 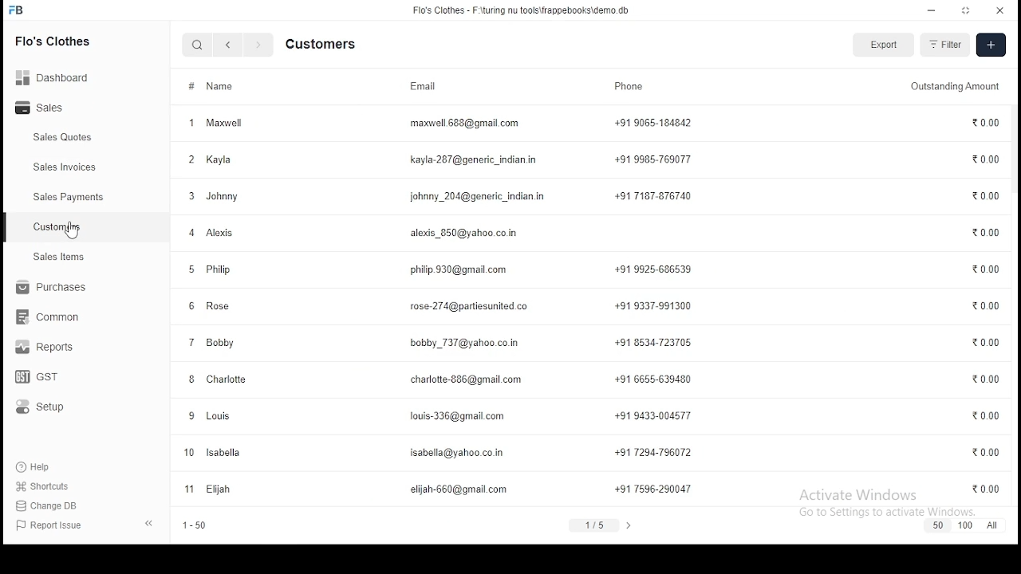 What do you see at coordinates (982, 231) in the screenshot?
I see `0.00` at bounding box center [982, 231].